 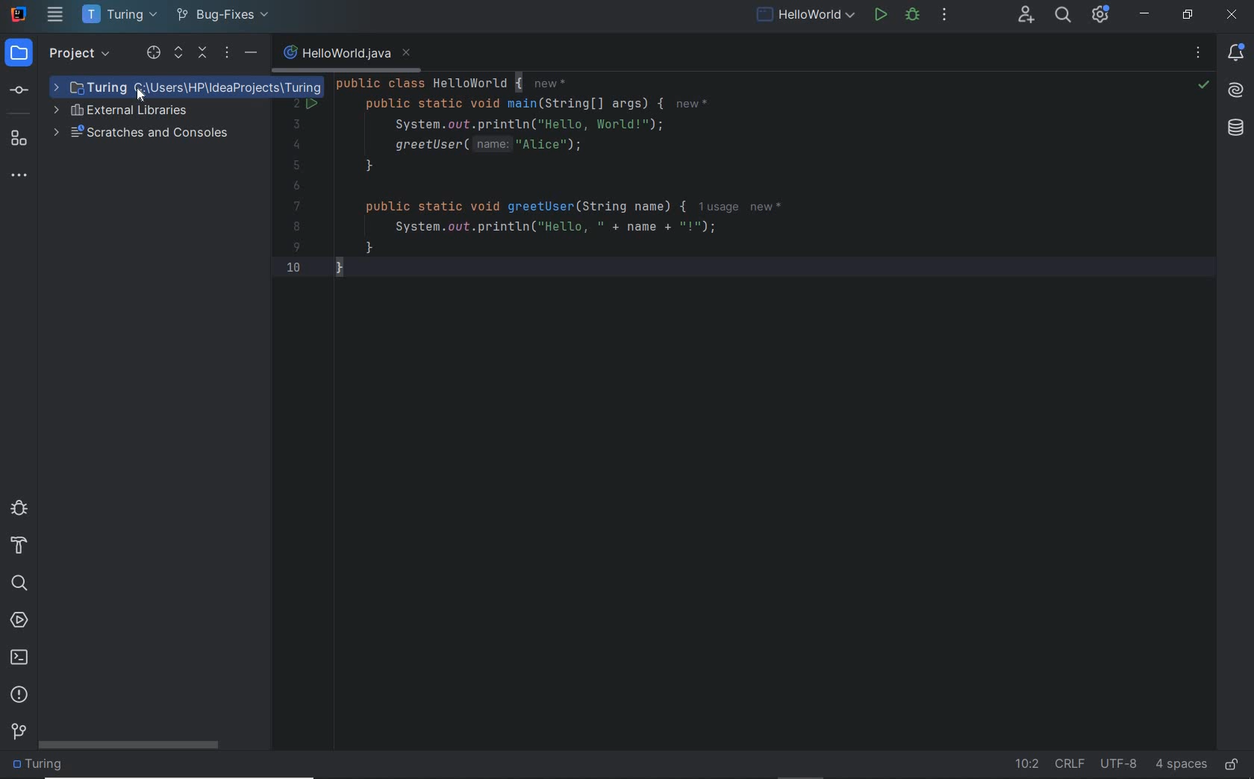 I want to click on project name, so click(x=117, y=15).